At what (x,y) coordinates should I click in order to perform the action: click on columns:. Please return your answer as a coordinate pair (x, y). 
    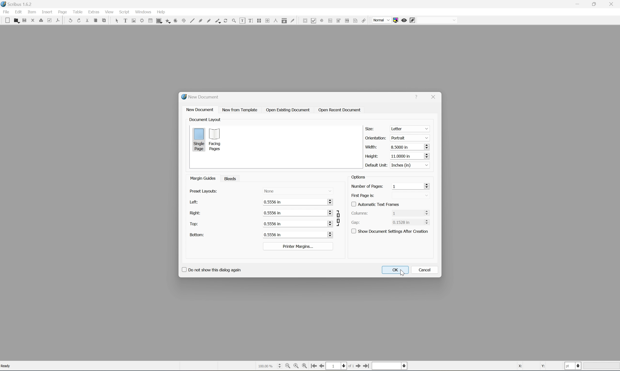
    Looking at the image, I should click on (360, 213).